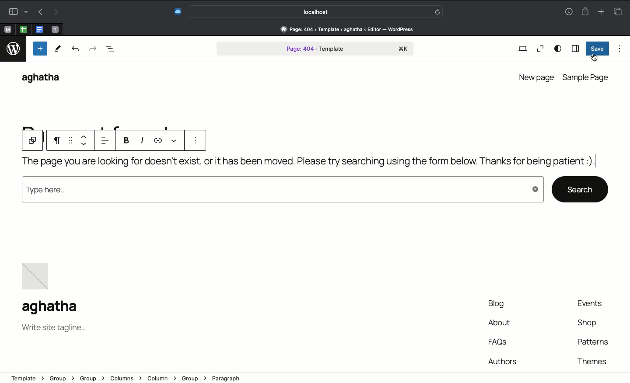 The width and height of the screenshot is (630, 383). Describe the element at coordinates (57, 49) in the screenshot. I see `Tools` at that location.